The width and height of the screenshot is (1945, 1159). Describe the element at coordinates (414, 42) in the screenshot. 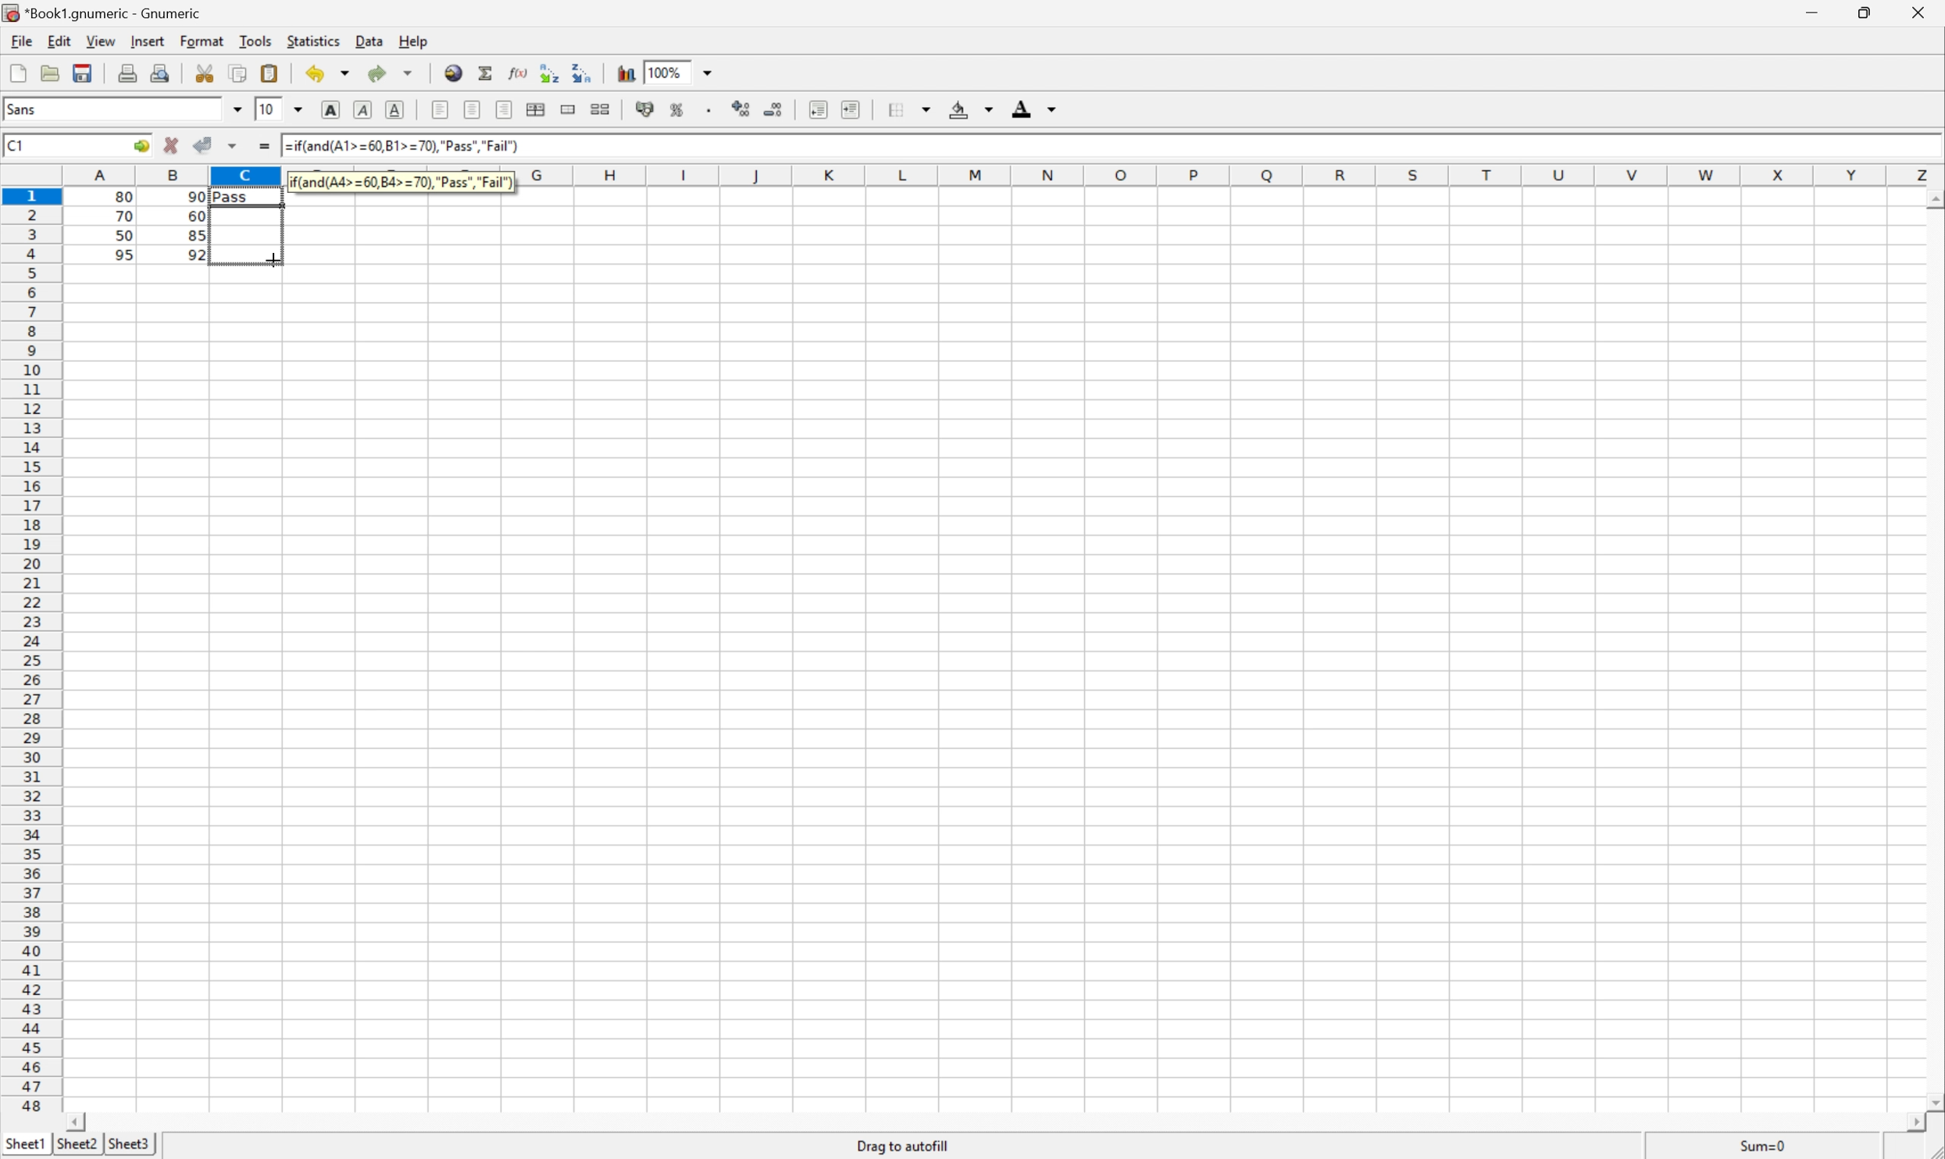

I see `Help` at that location.